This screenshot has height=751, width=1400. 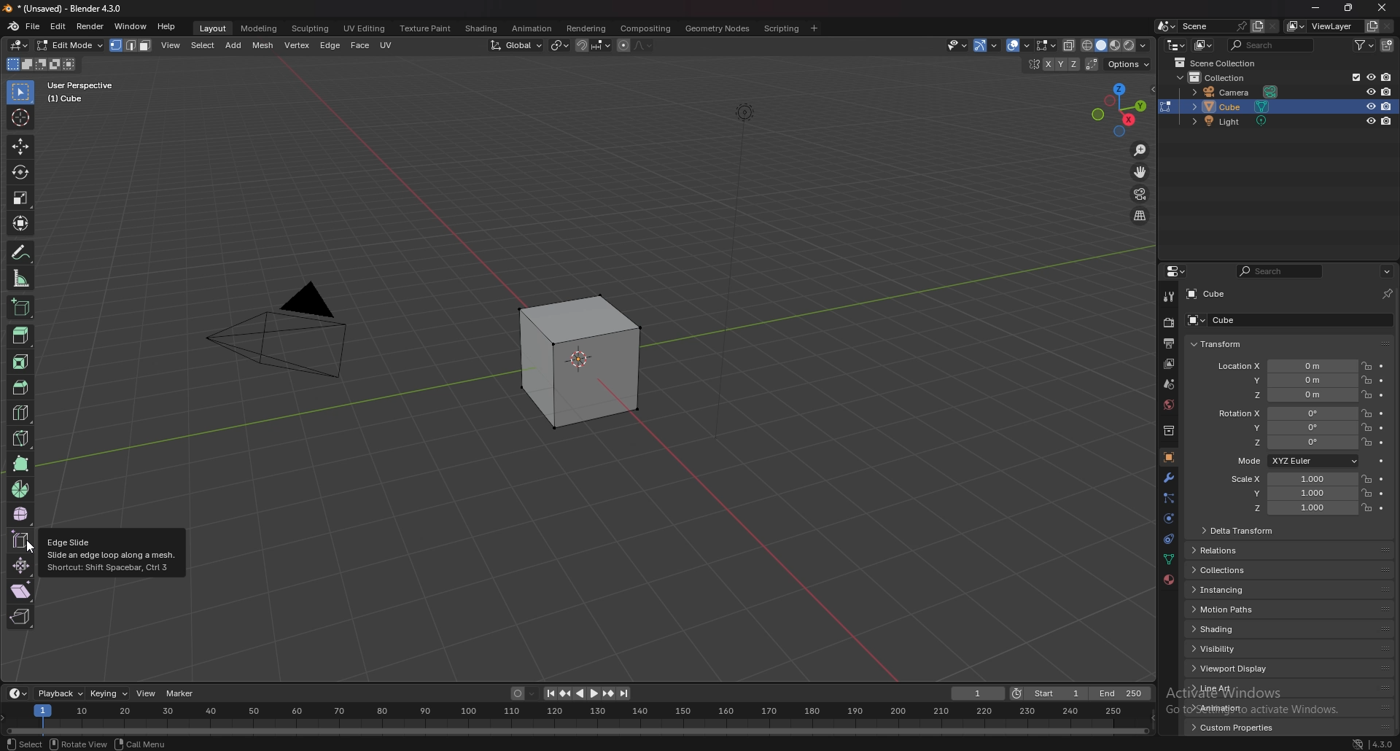 What do you see at coordinates (1387, 271) in the screenshot?
I see `options` at bounding box center [1387, 271].